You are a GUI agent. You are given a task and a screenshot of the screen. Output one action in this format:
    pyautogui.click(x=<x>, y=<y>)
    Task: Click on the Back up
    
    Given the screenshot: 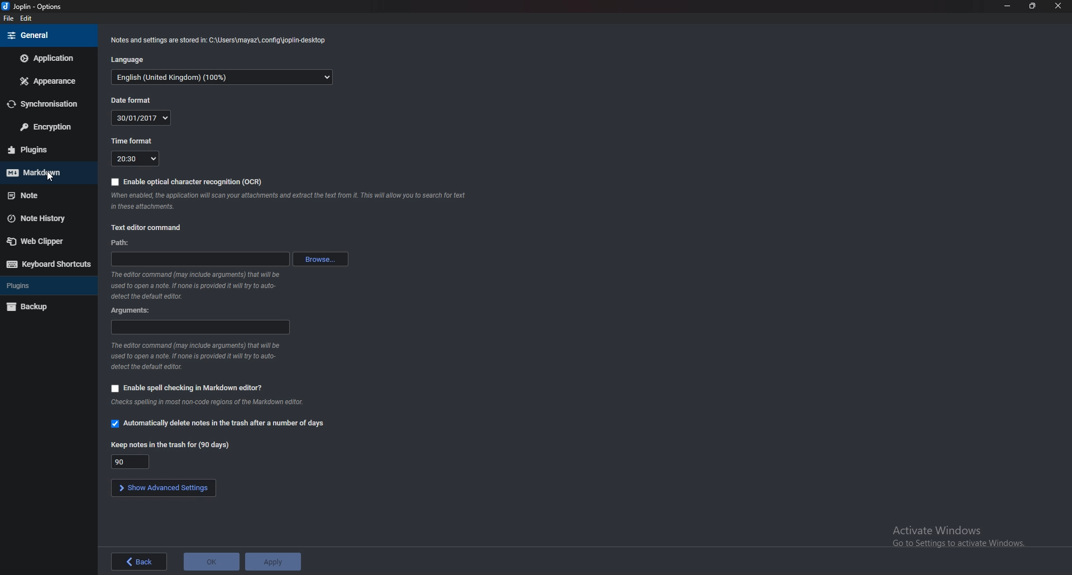 What is the action you would take?
    pyautogui.click(x=46, y=307)
    